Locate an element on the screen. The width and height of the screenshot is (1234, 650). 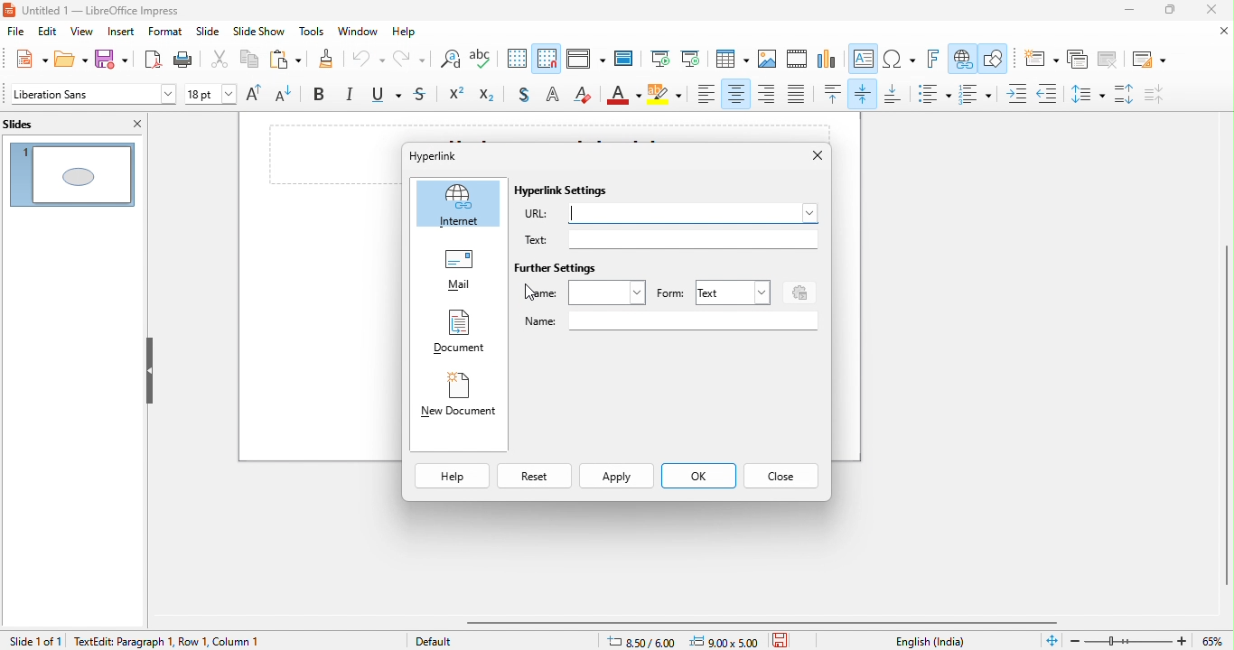
character highlight color is located at coordinates (667, 97).